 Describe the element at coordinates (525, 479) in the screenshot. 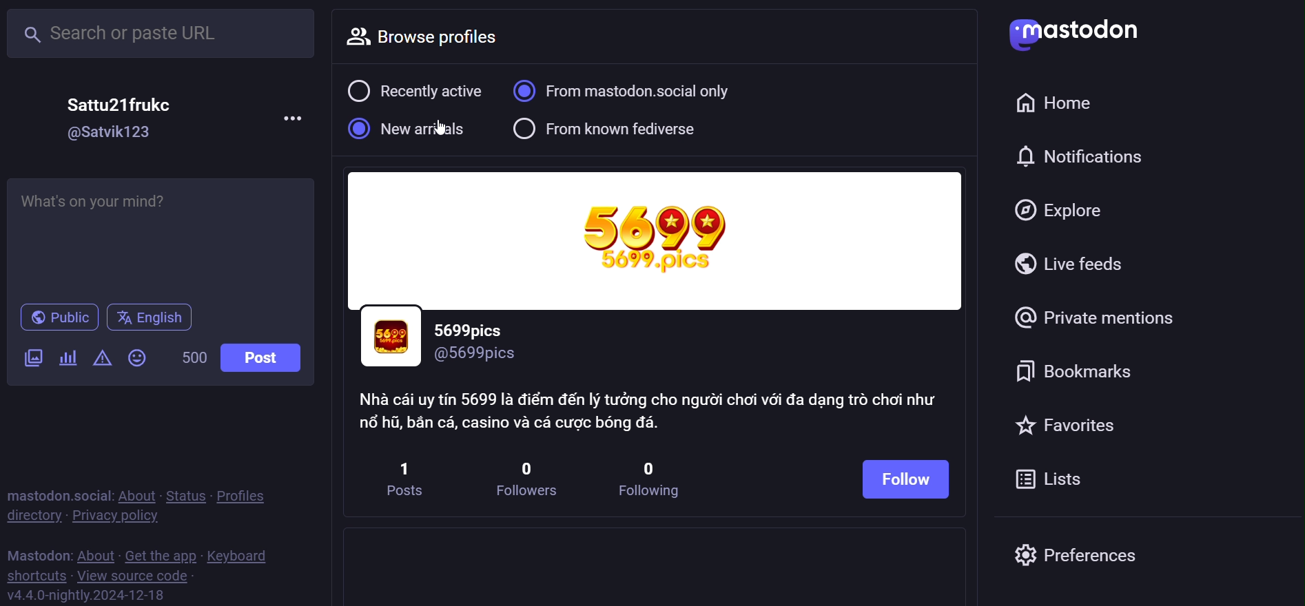

I see `0 followers` at that location.